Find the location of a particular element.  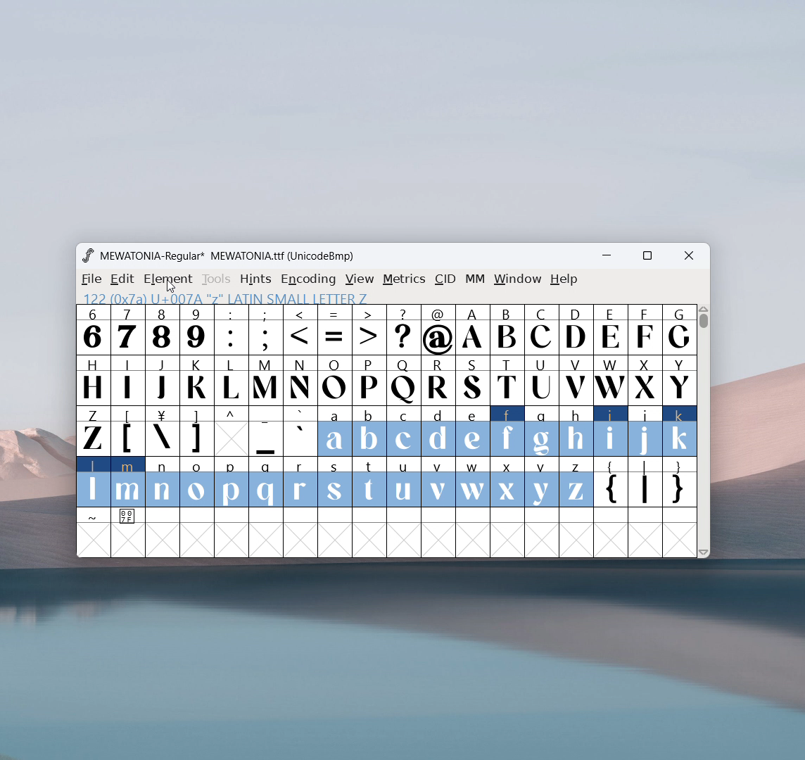

G is located at coordinates (679, 329).